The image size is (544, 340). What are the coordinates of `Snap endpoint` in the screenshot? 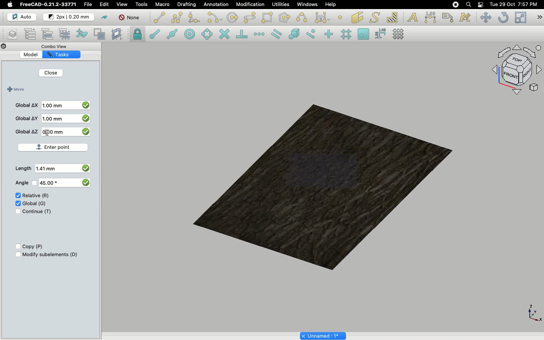 It's located at (155, 35).